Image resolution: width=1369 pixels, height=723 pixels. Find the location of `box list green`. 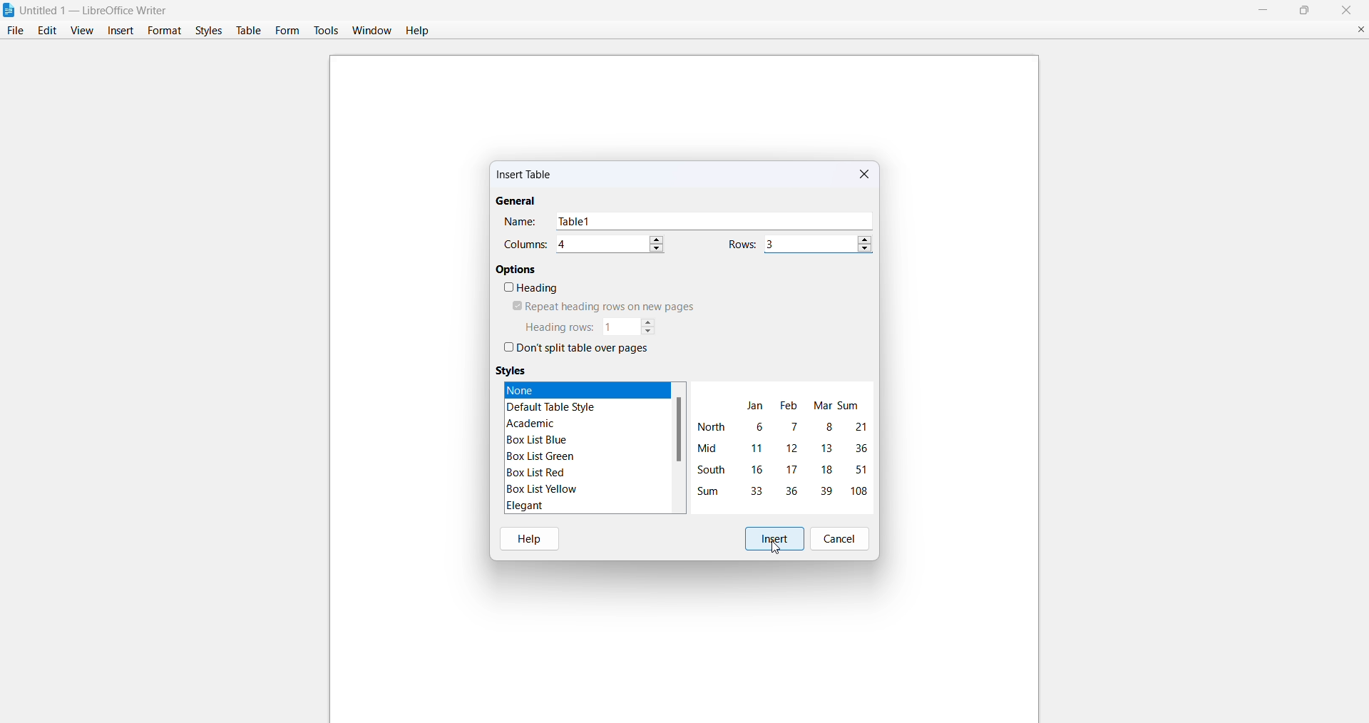

box list green is located at coordinates (542, 456).